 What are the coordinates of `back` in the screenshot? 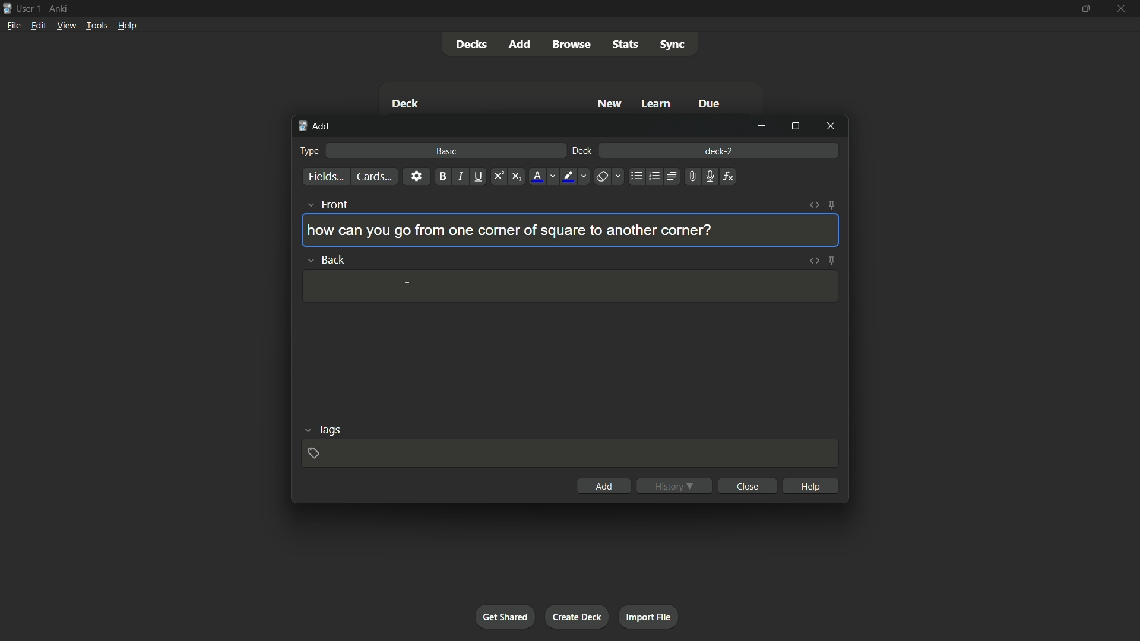 It's located at (327, 261).